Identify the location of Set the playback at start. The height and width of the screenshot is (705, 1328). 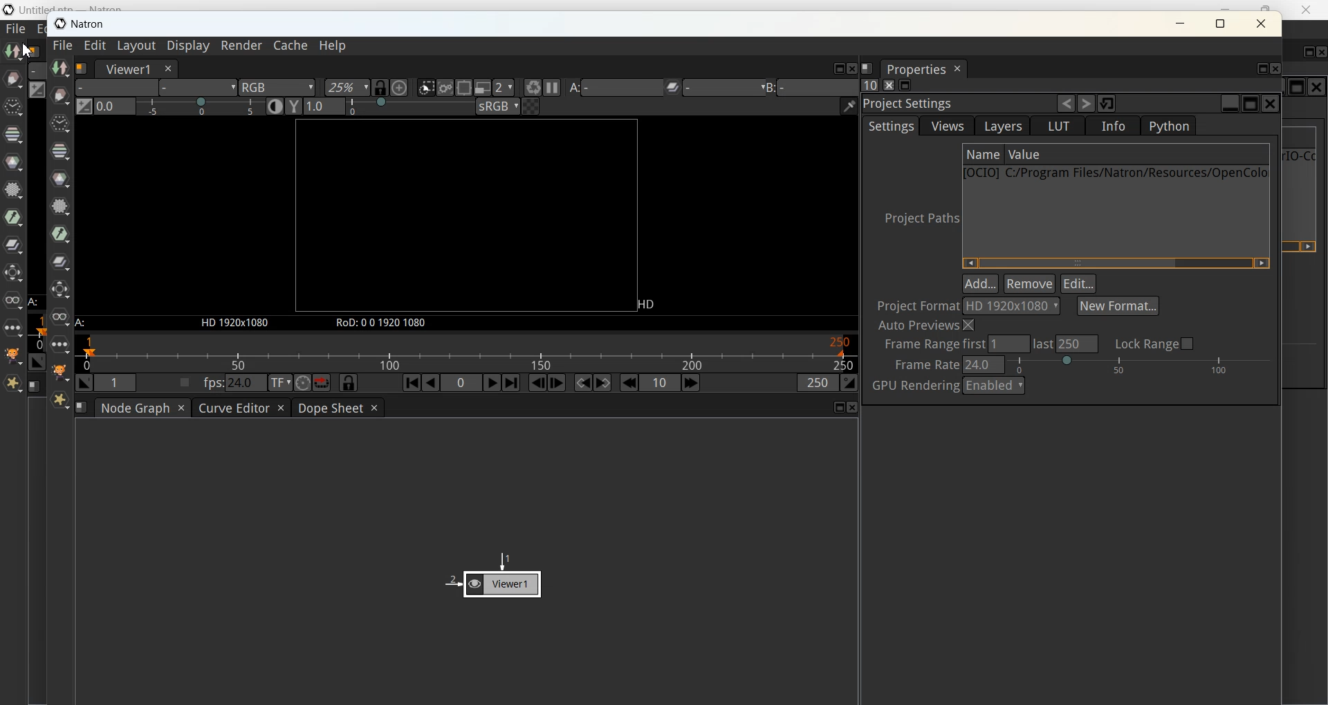
(37, 361).